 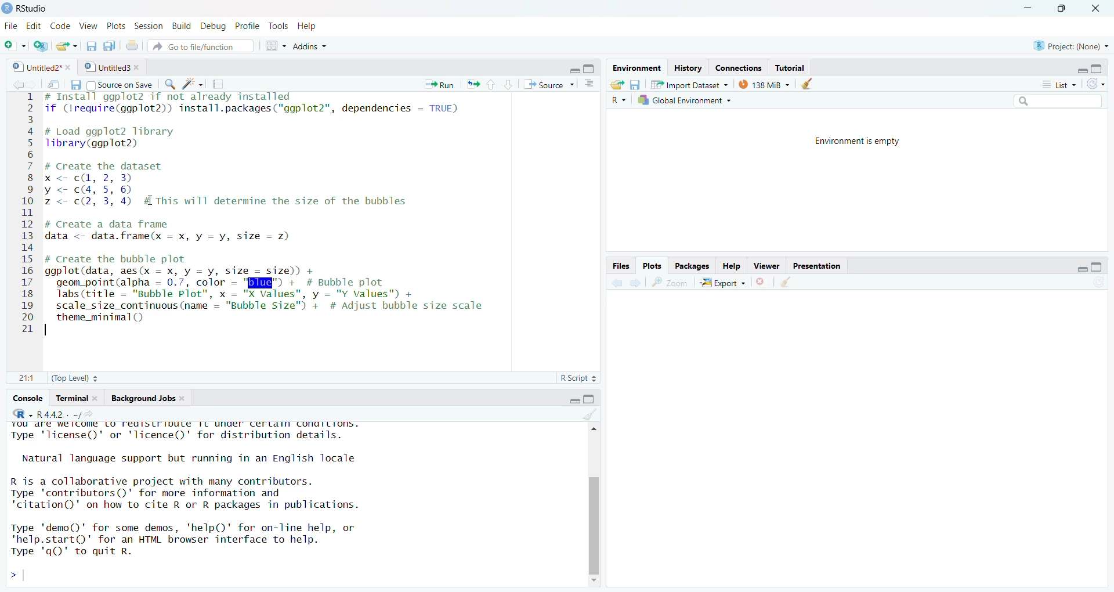 I want to click on Presentation, so click(x=818, y=266).